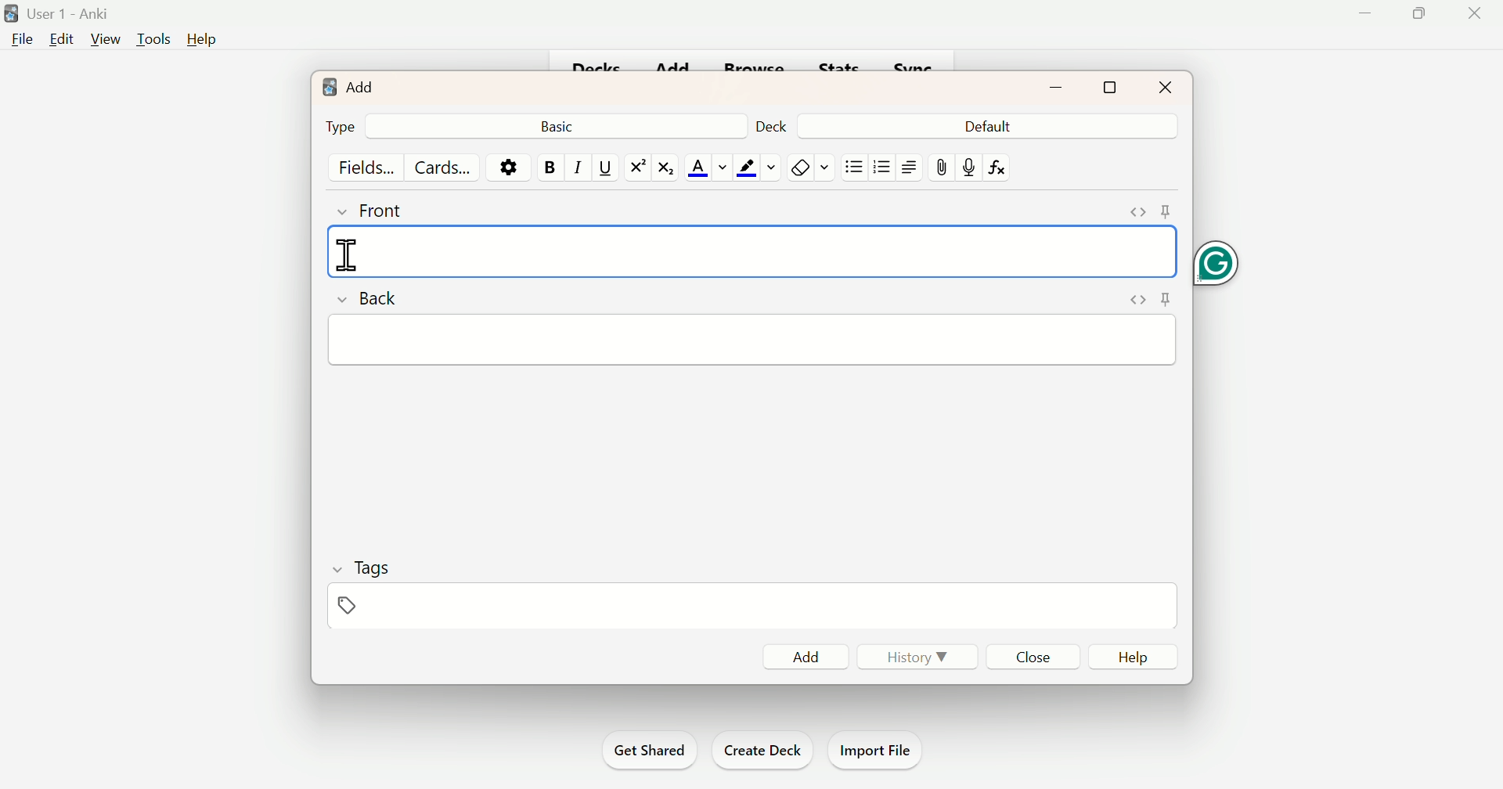  What do you see at coordinates (909, 167) in the screenshot?
I see `Right side` at bounding box center [909, 167].